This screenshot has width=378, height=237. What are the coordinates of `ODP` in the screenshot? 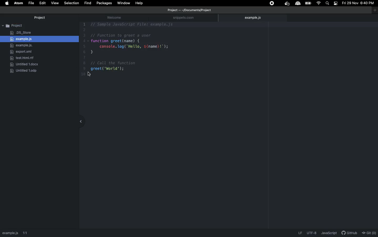 It's located at (26, 71).